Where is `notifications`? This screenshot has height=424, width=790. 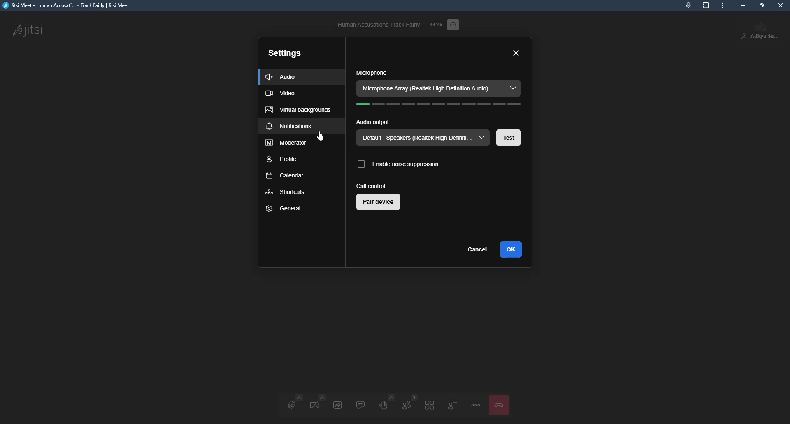
notifications is located at coordinates (290, 127).